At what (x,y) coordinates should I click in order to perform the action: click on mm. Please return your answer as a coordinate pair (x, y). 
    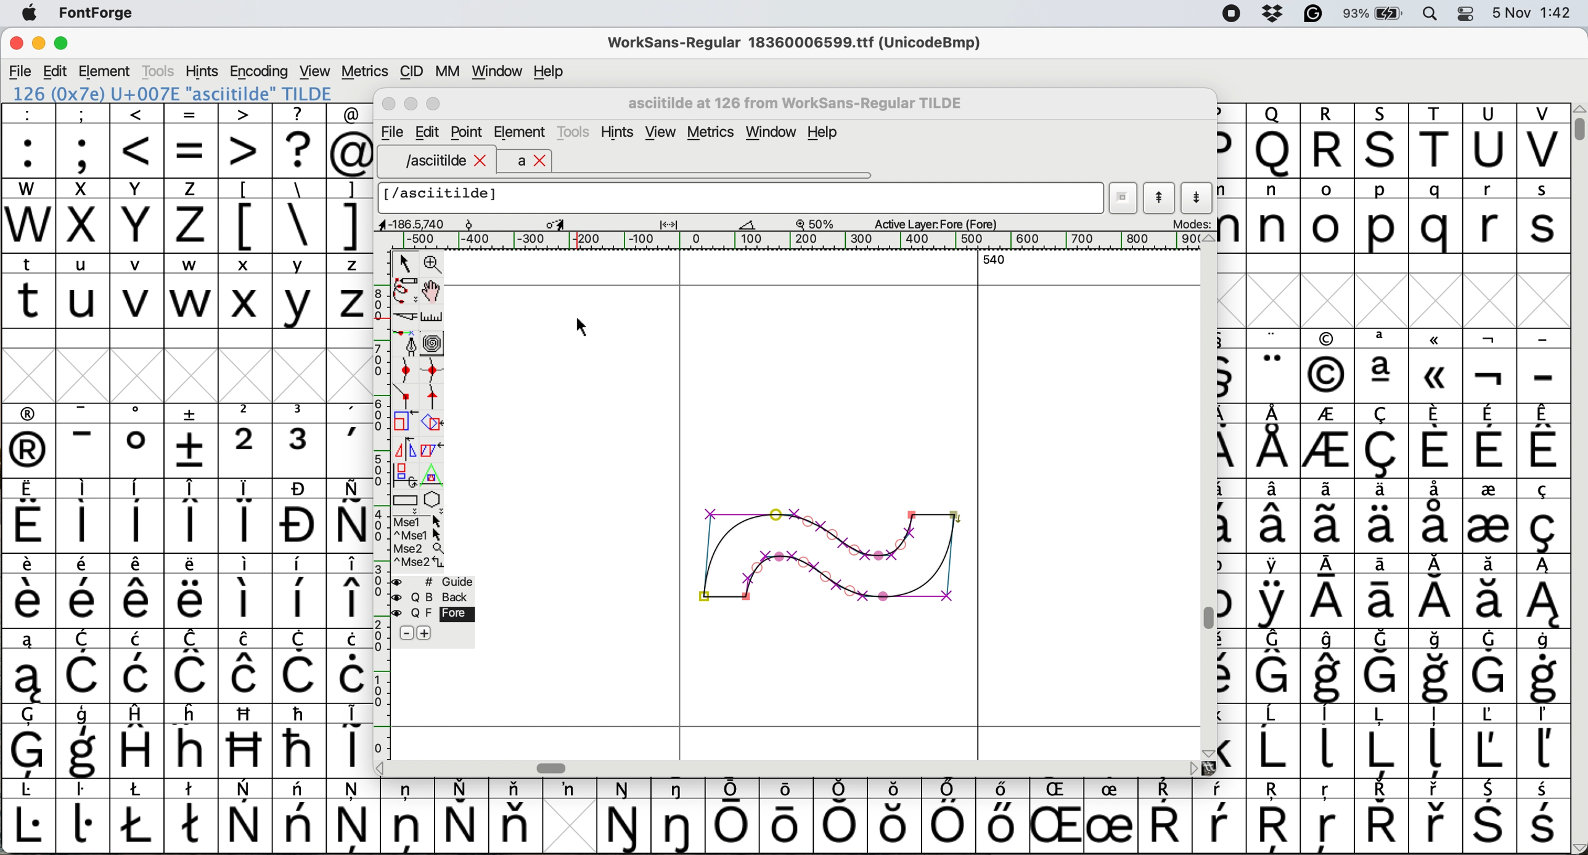
    Looking at the image, I should click on (447, 71).